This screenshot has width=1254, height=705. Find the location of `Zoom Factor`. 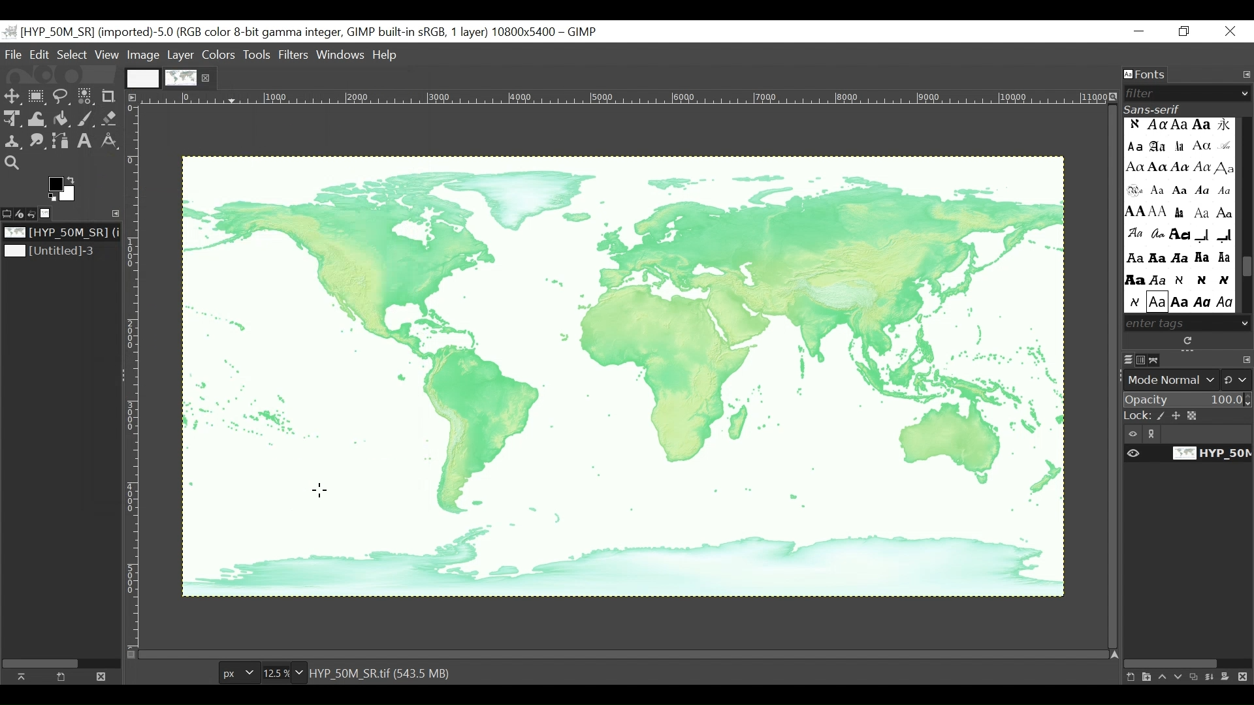

Zoom Factor is located at coordinates (280, 673).